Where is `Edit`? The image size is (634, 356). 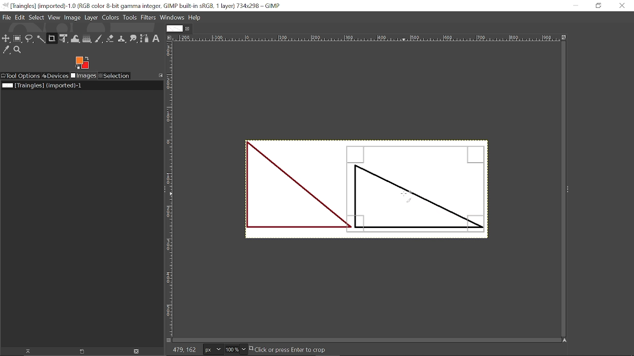 Edit is located at coordinates (21, 18).